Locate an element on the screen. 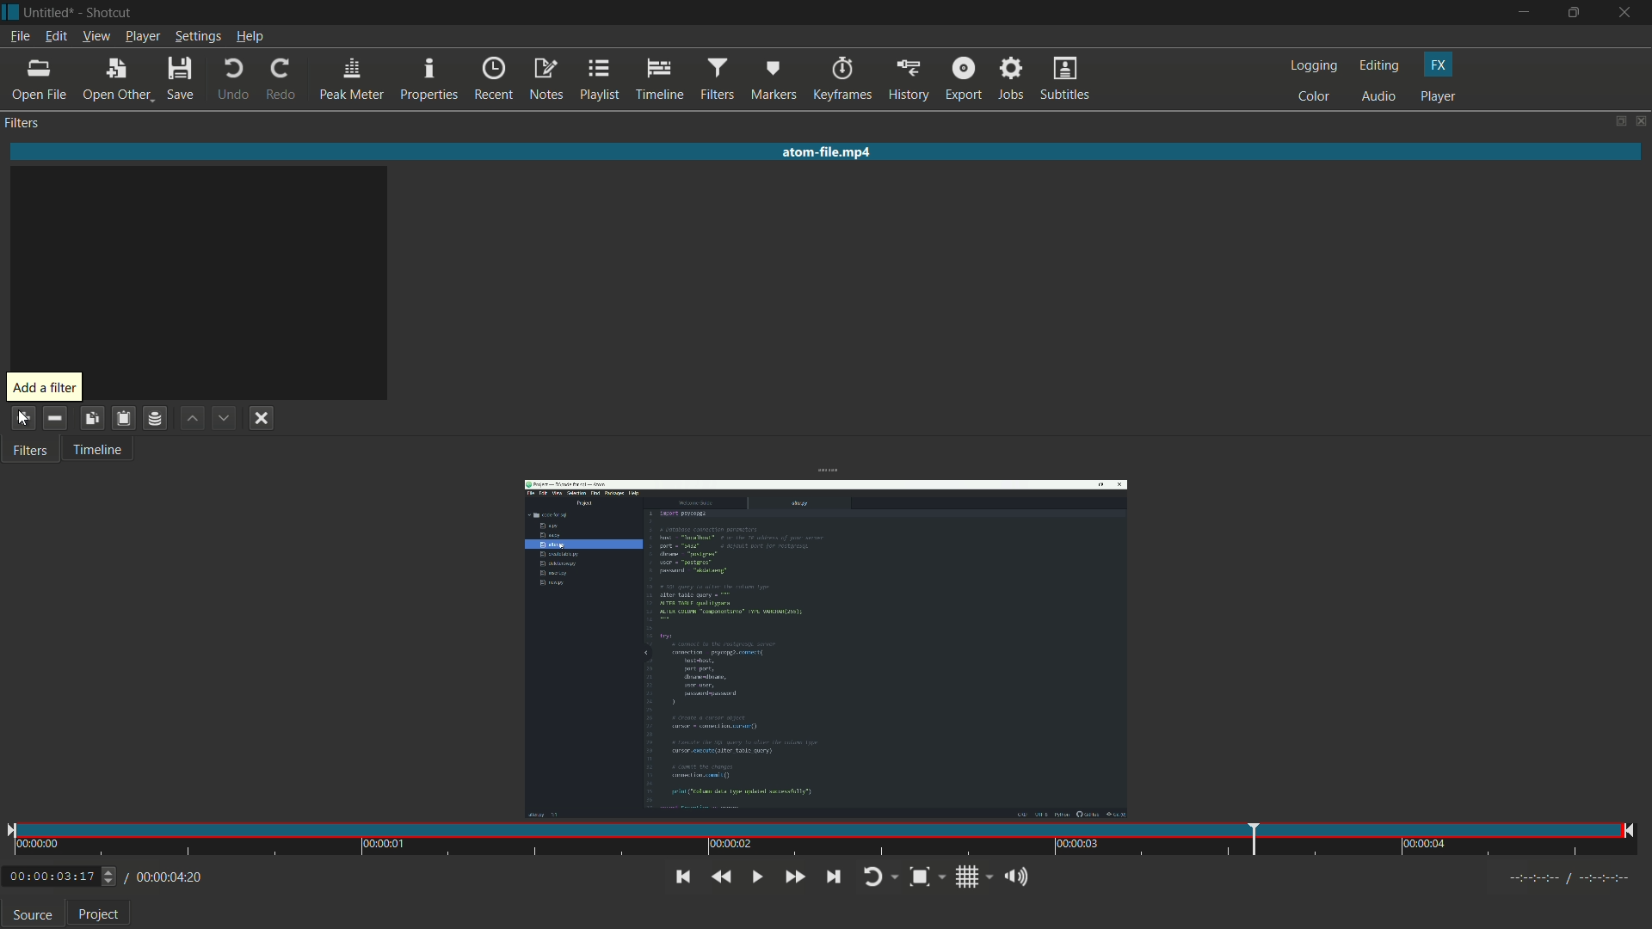 The image size is (1652, 929). filters is located at coordinates (715, 80).